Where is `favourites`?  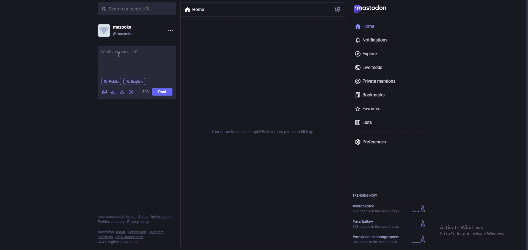 favourites is located at coordinates (384, 109).